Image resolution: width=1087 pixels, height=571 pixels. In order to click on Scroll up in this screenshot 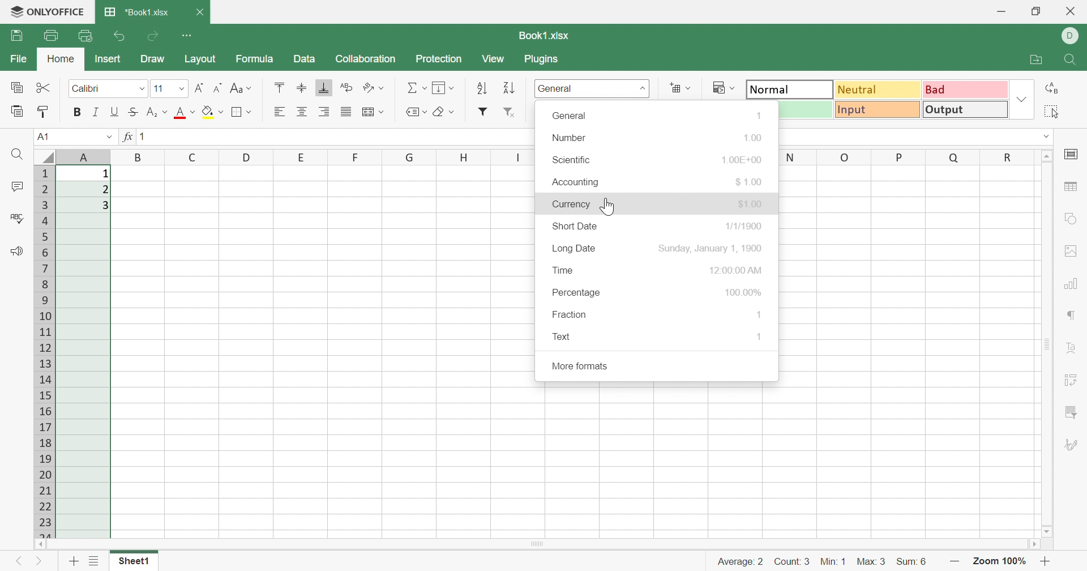, I will do `click(1049, 155)`.